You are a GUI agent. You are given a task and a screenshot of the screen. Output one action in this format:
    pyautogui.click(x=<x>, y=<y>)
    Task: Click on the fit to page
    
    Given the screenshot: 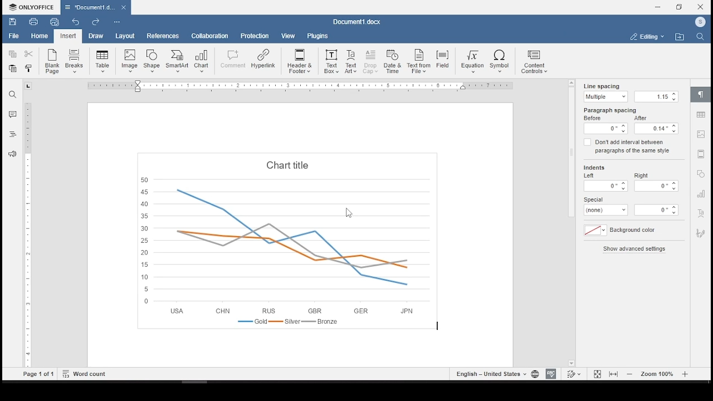 What is the action you would take?
    pyautogui.click(x=597, y=374)
    